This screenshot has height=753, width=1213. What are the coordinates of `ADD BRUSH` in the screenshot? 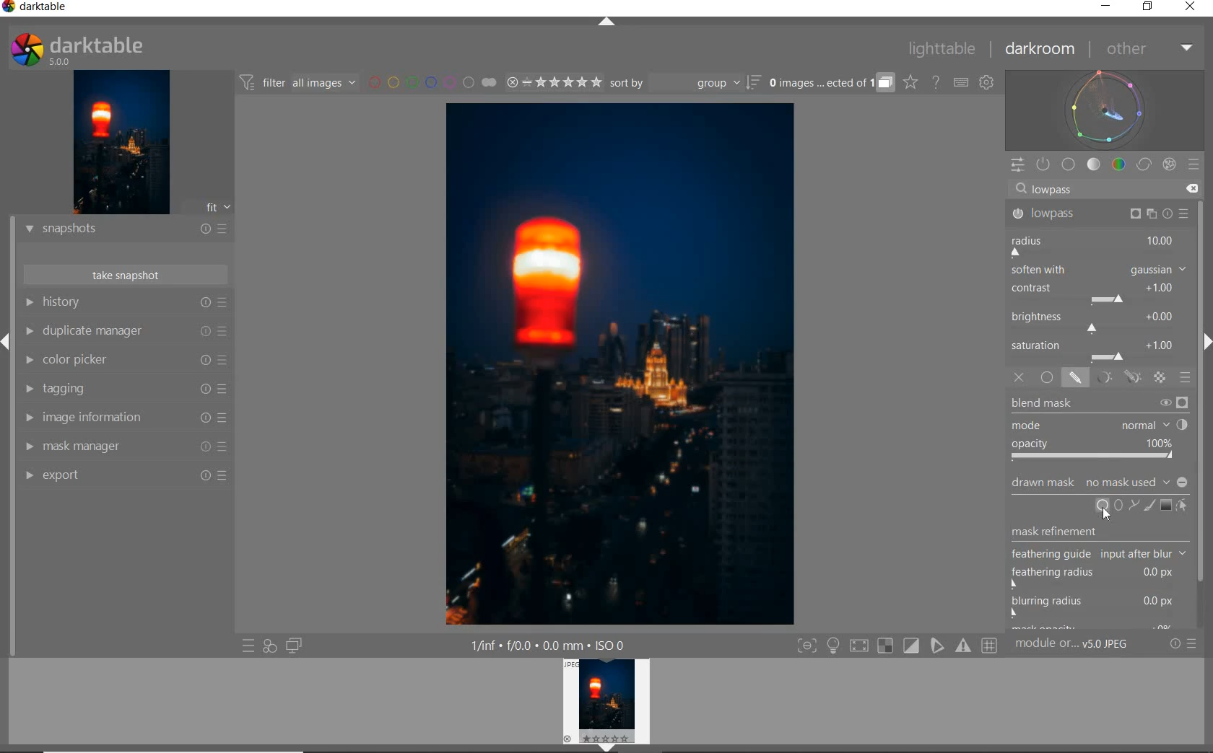 It's located at (1148, 505).